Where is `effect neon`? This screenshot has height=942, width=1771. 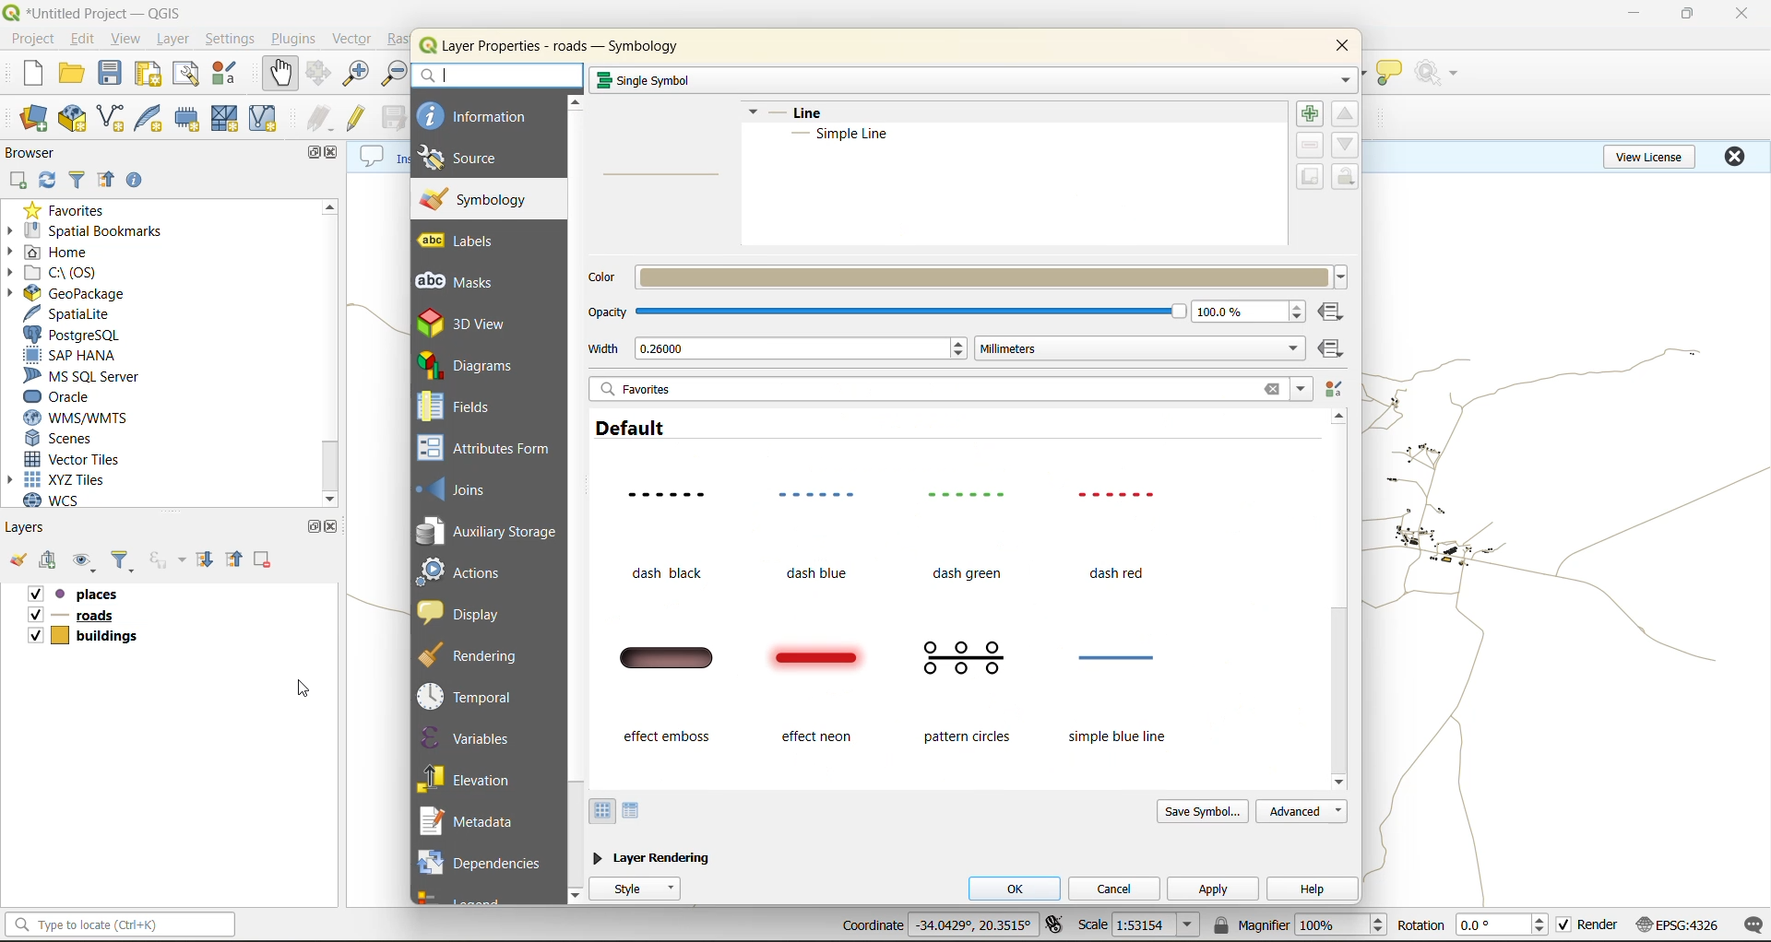
effect neon is located at coordinates (826, 692).